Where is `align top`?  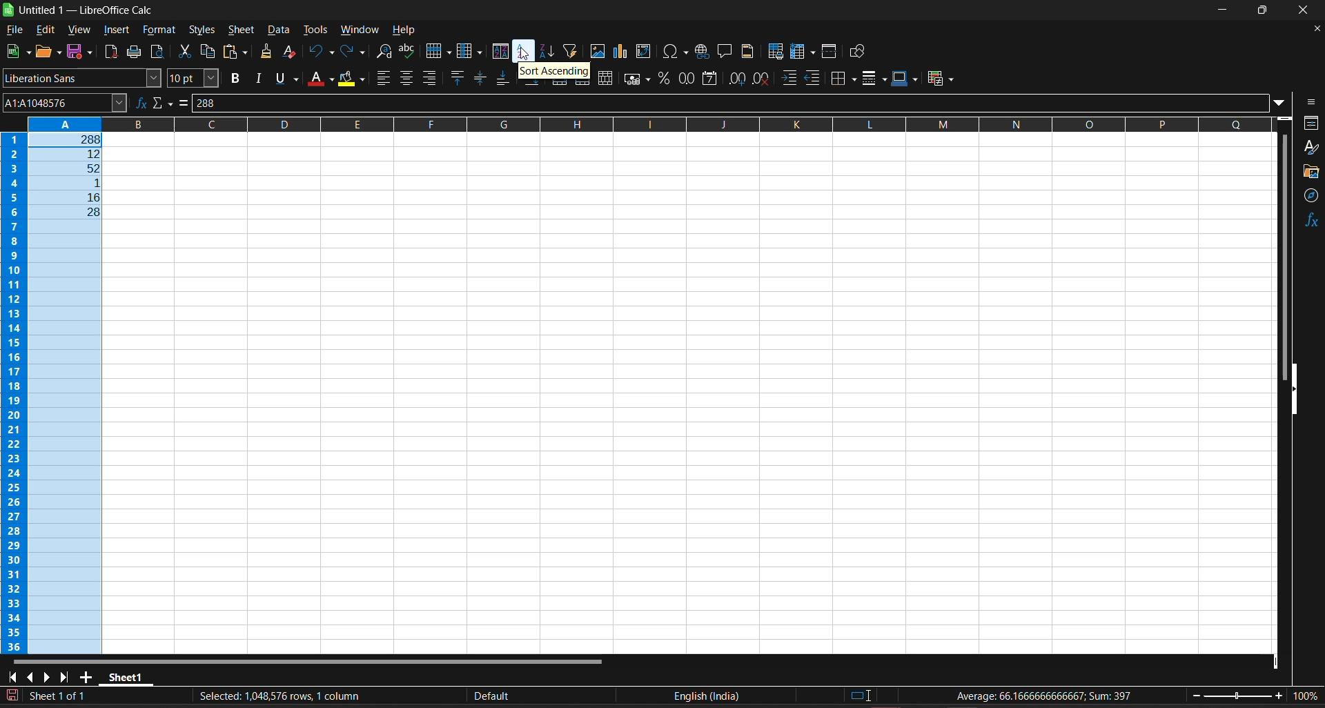
align top is located at coordinates (455, 78).